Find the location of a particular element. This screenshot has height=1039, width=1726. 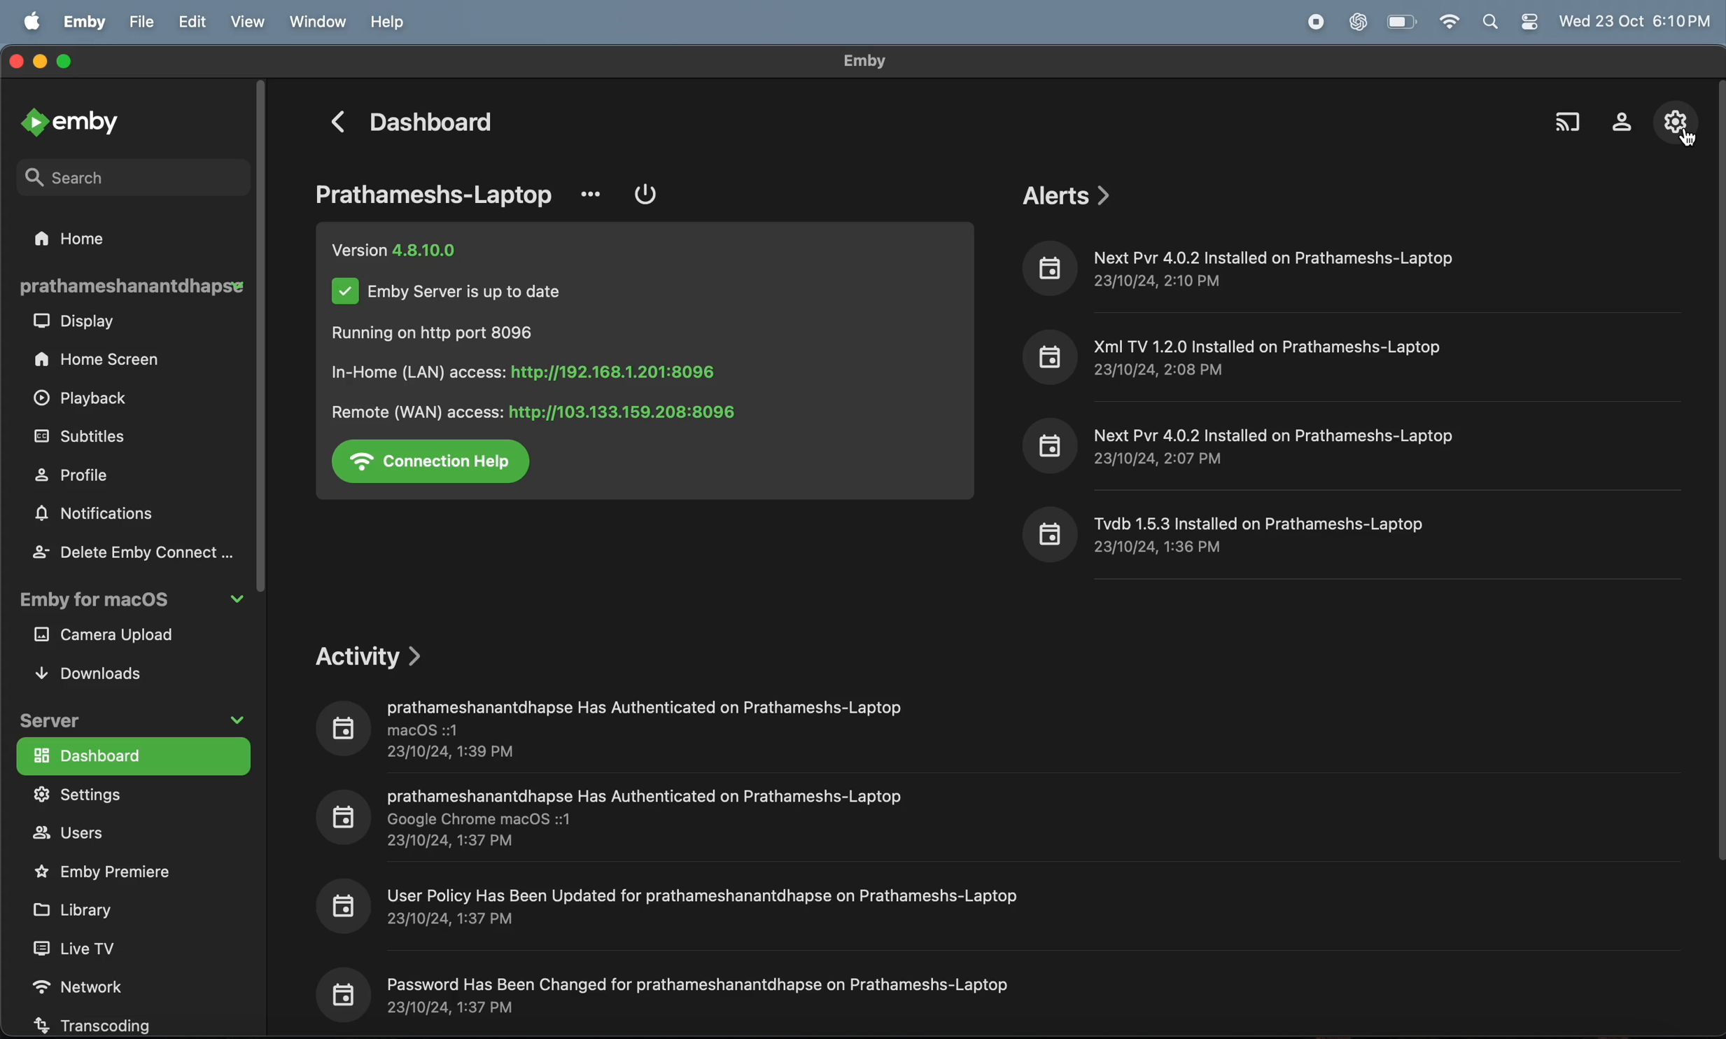

user is located at coordinates (85, 832).